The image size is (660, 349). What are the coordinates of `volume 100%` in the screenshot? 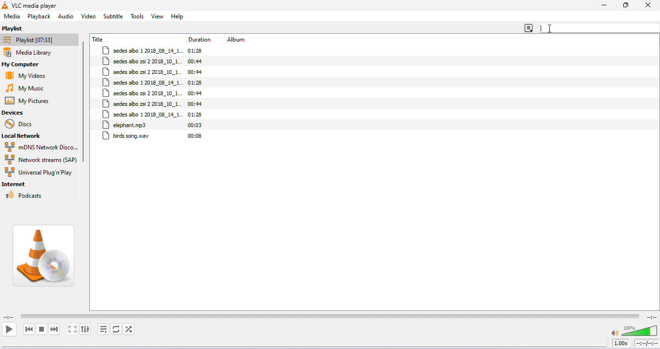 It's located at (633, 329).